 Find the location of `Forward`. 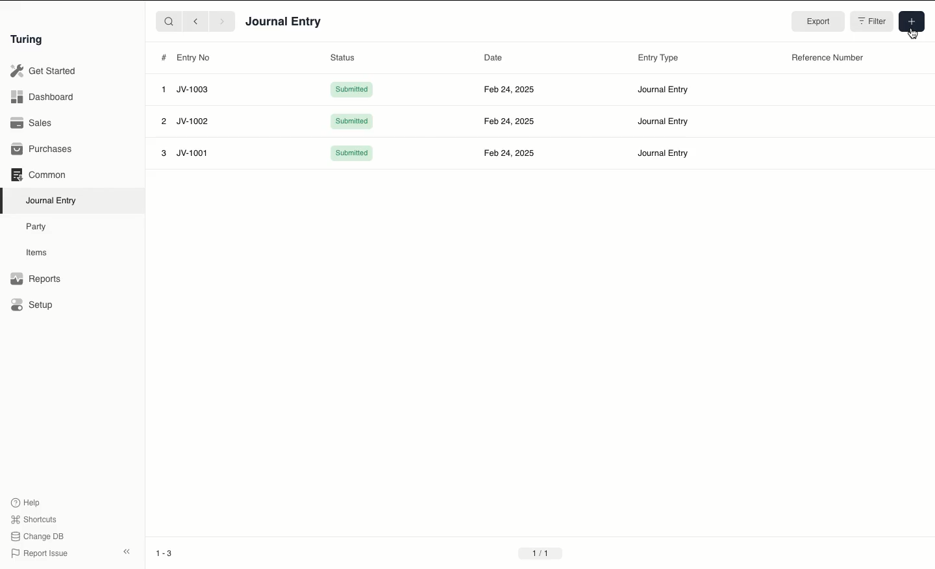

Forward is located at coordinates (223, 21).